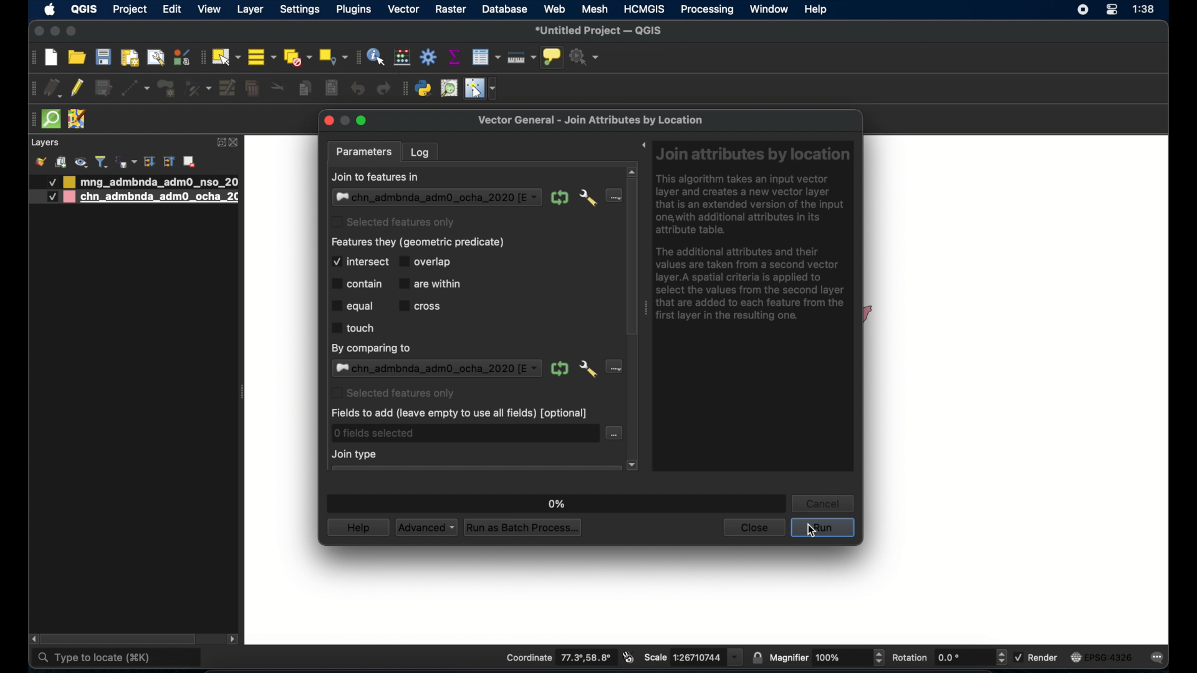 The height and width of the screenshot is (673, 1197). I want to click on scroll right arrow, so click(236, 638).